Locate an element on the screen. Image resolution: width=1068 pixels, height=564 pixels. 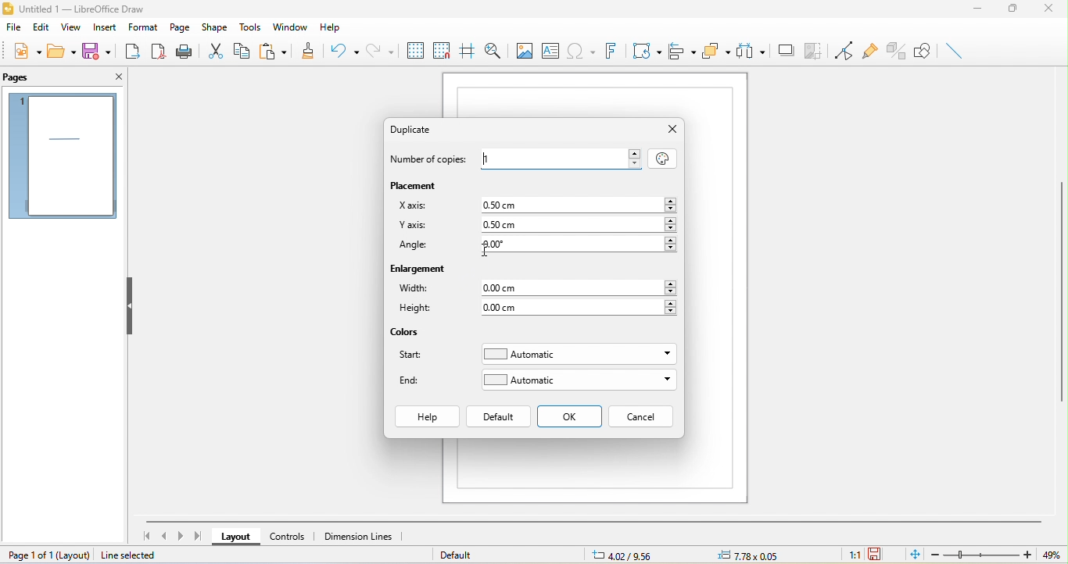
help is located at coordinates (336, 28).